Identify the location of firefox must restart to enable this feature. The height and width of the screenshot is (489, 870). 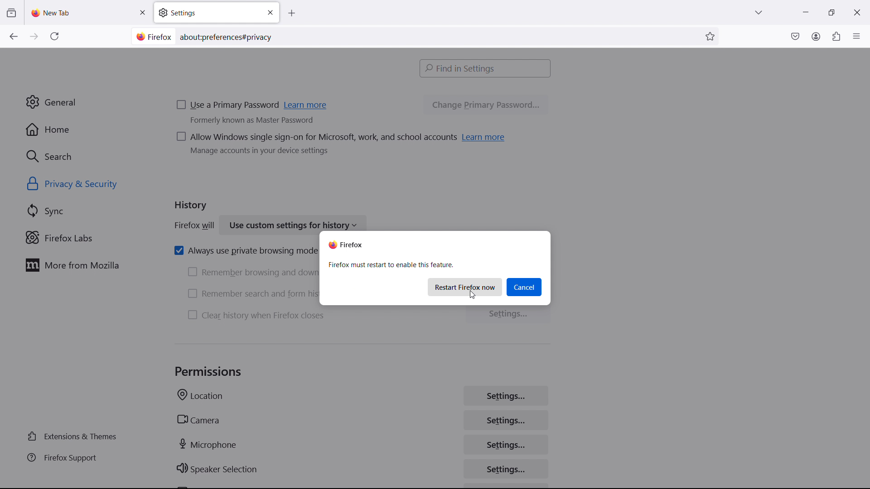
(391, 265).